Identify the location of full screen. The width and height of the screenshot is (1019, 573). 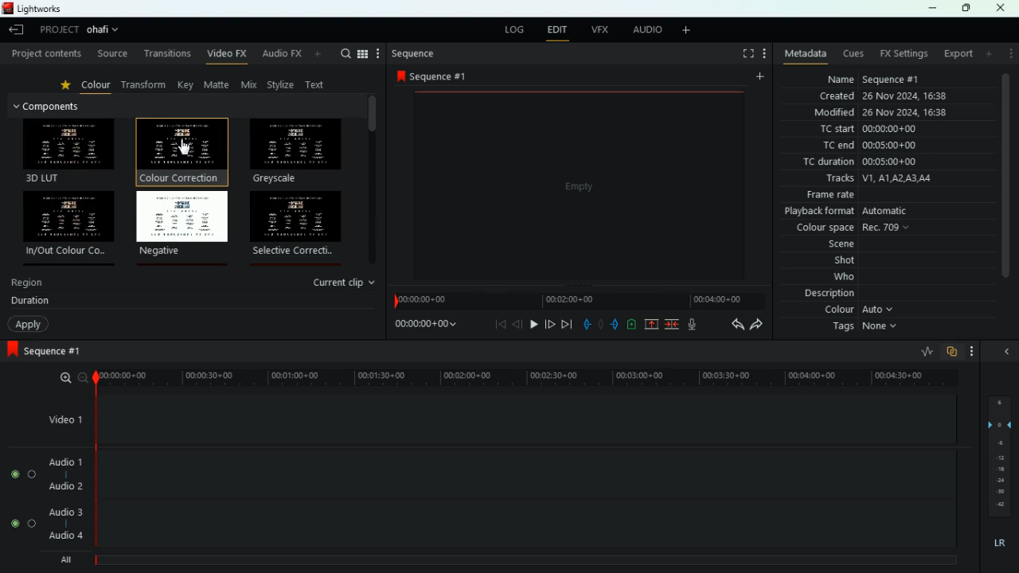
(746, 53).